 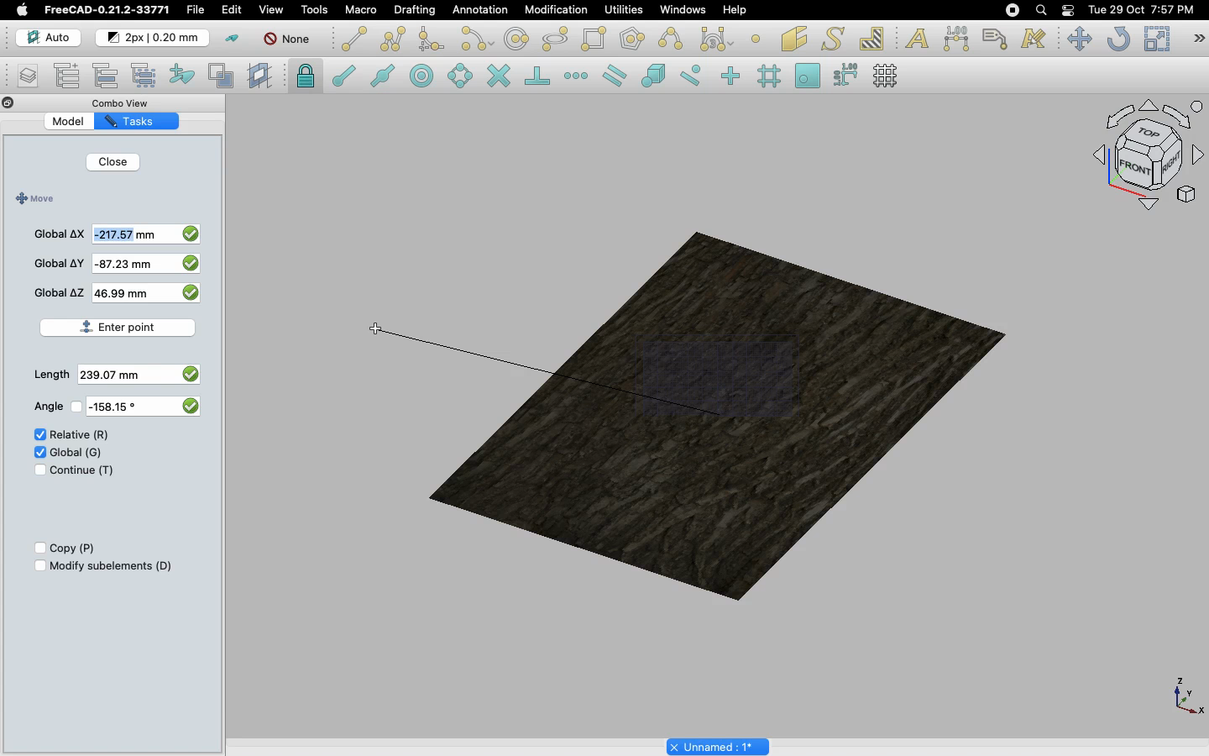 I want to click on Select group, so click(x=145, y=74).